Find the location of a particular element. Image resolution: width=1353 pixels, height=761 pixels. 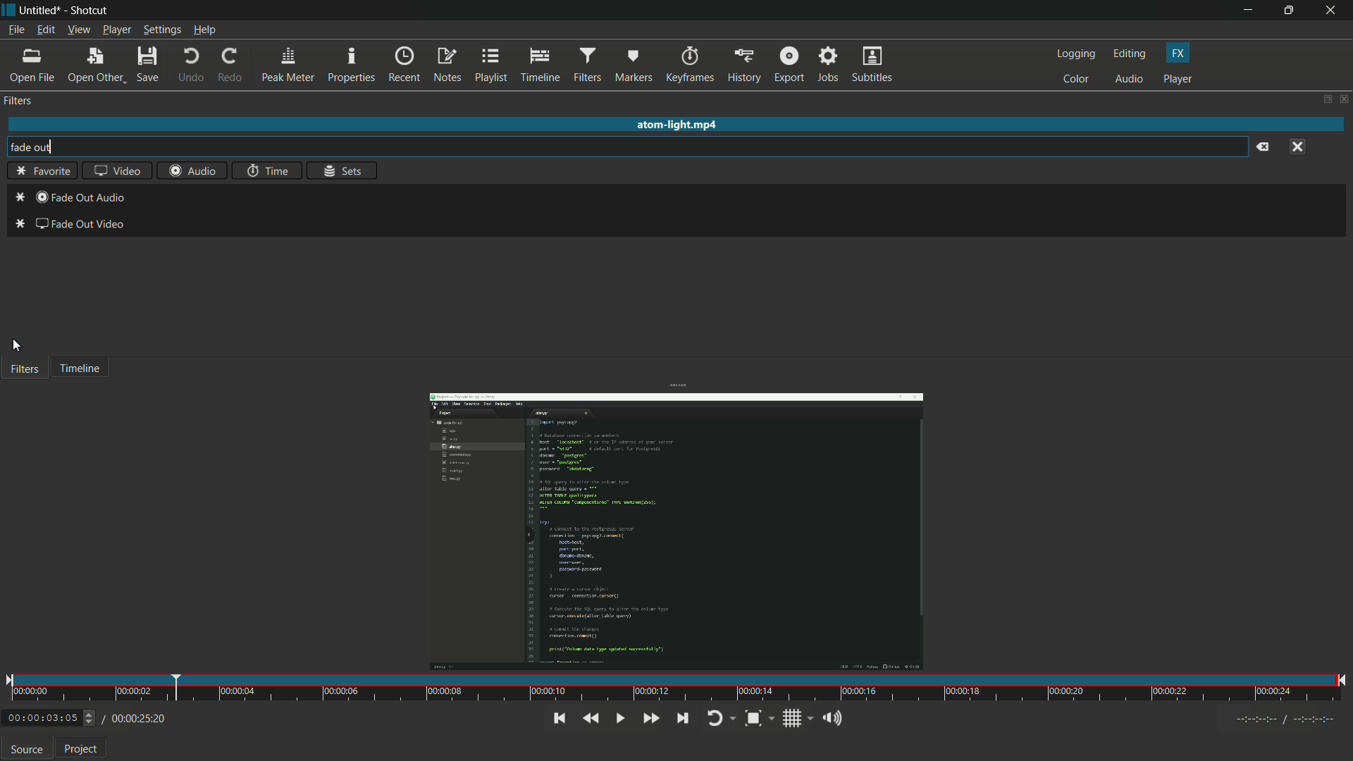

view menu is located at coordinates (78, 30).